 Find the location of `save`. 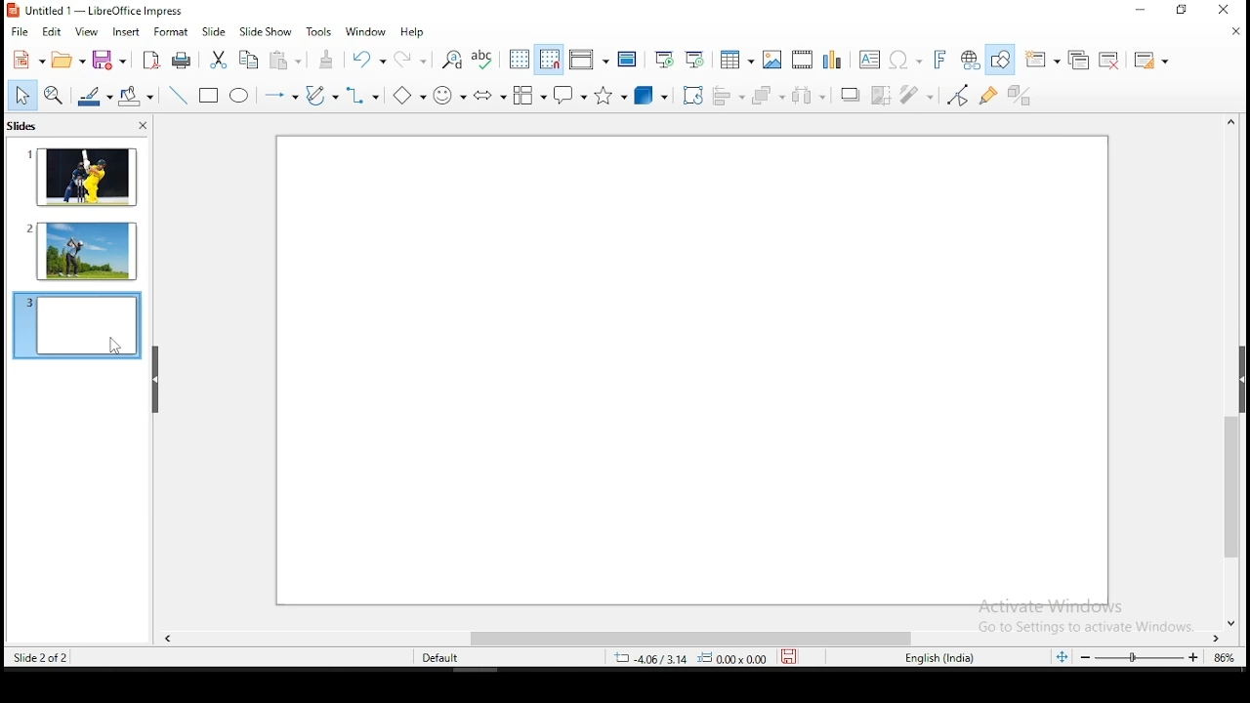

save is located at coordinates (792, 655).